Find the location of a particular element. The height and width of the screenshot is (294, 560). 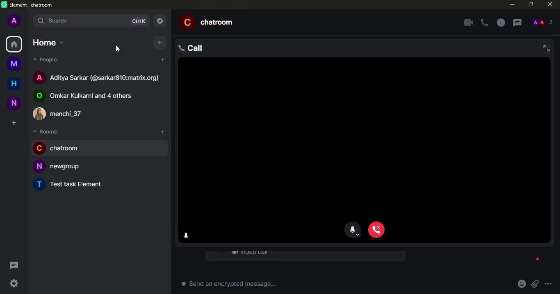

newgroup is located at coordinates (59, 166).